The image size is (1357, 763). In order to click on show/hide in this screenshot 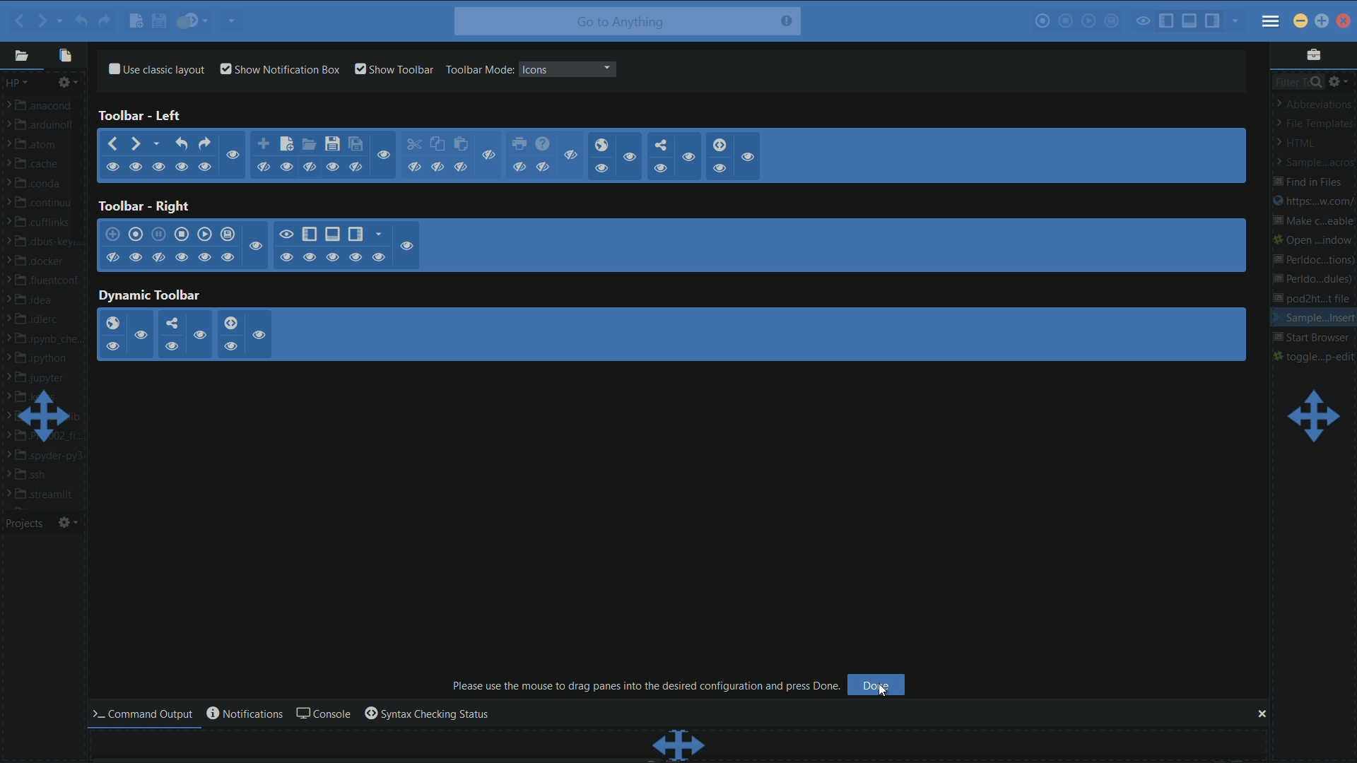, I will do `click(233, 155)`.